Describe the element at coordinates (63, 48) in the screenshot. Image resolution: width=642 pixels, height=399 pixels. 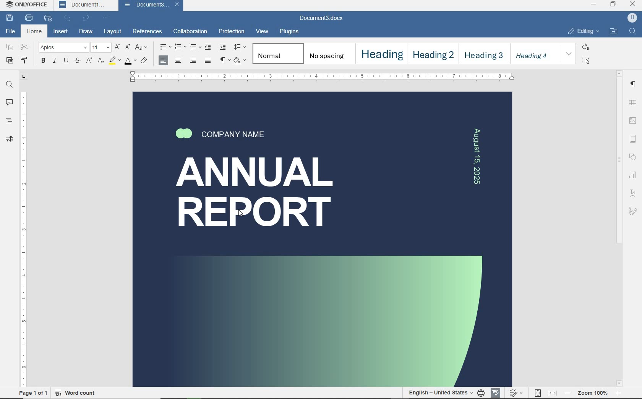
I see `font` at that location.